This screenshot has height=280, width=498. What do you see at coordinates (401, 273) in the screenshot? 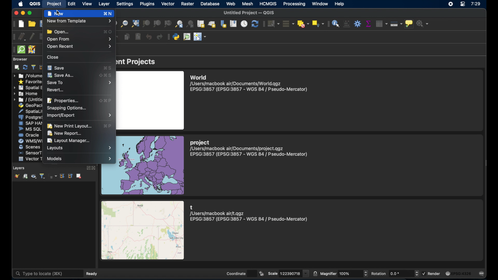
I see `rotation value` at bounding box center [401, 273].